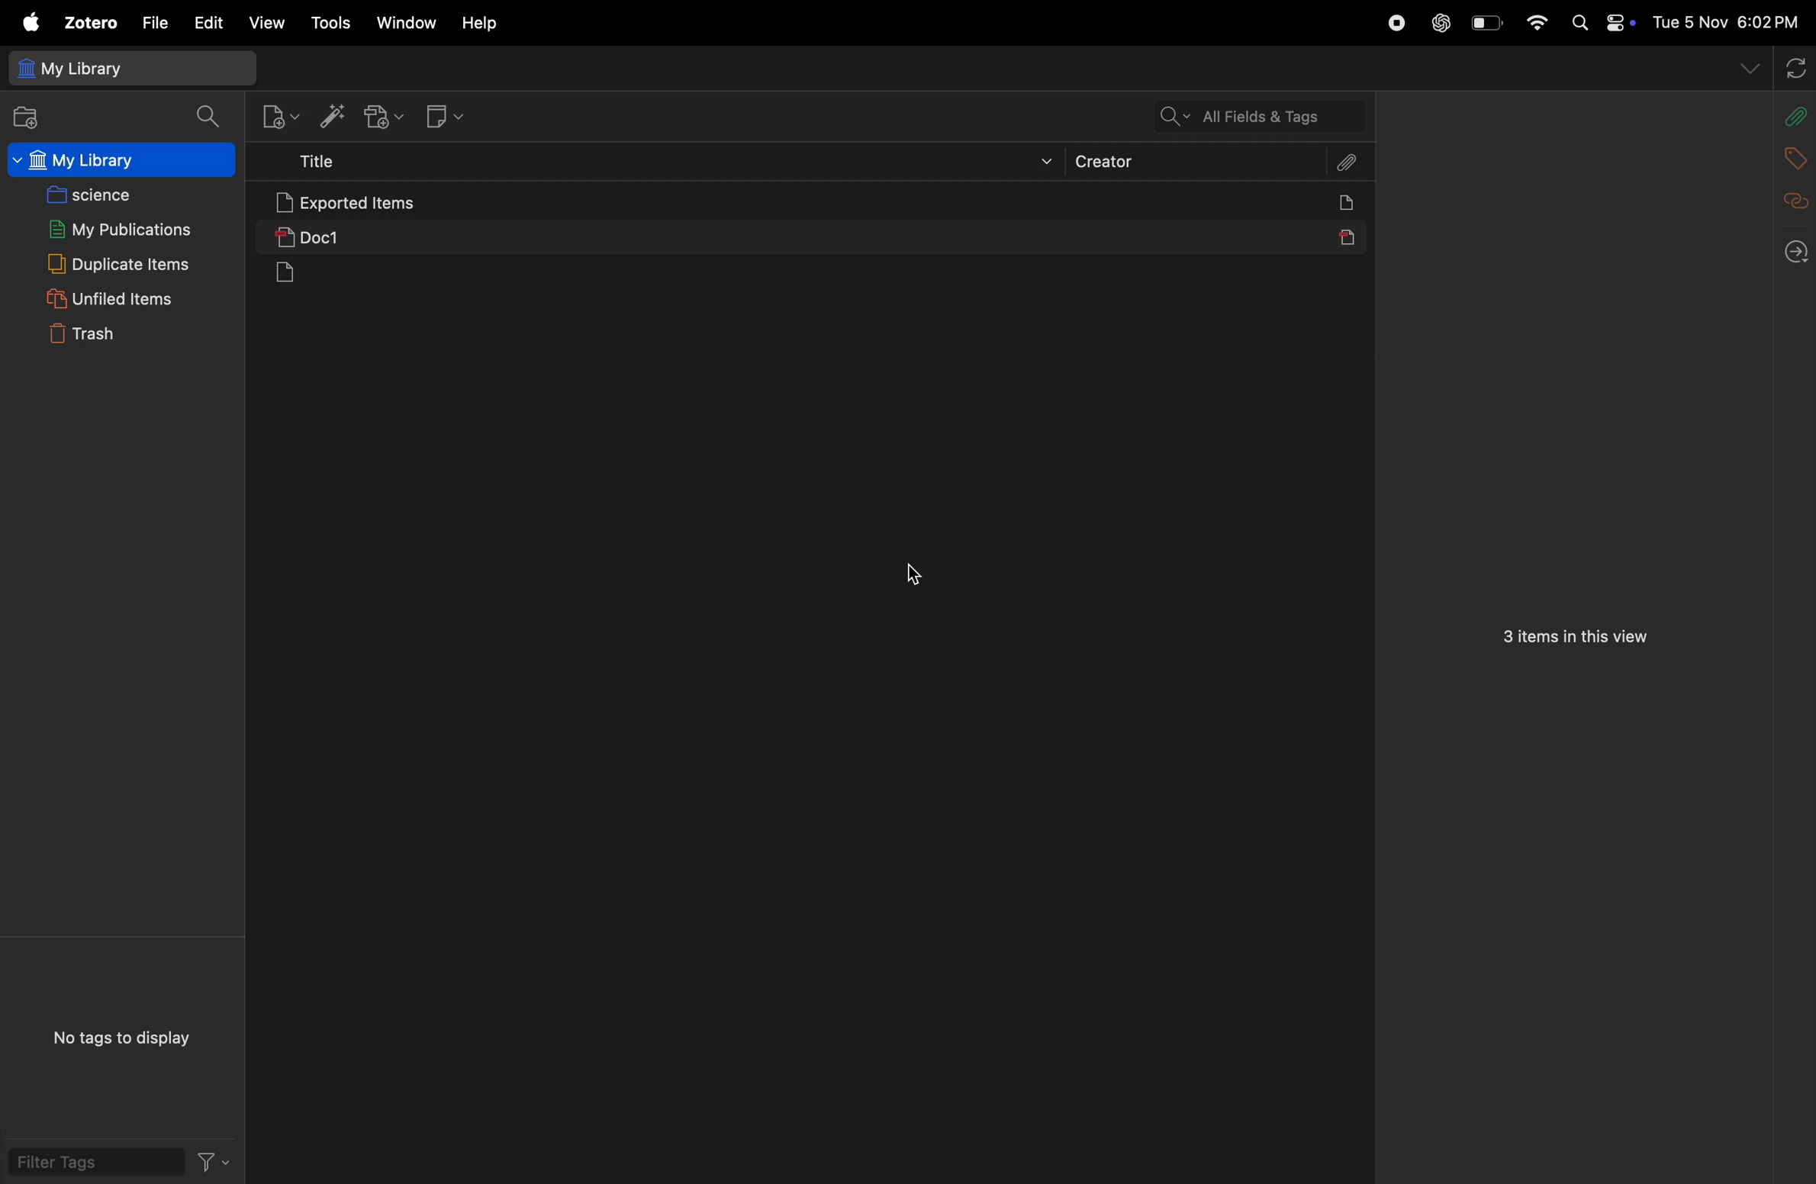  Describe the element at coordinates (151, 23) in the screenshot. I see `file` at that location.